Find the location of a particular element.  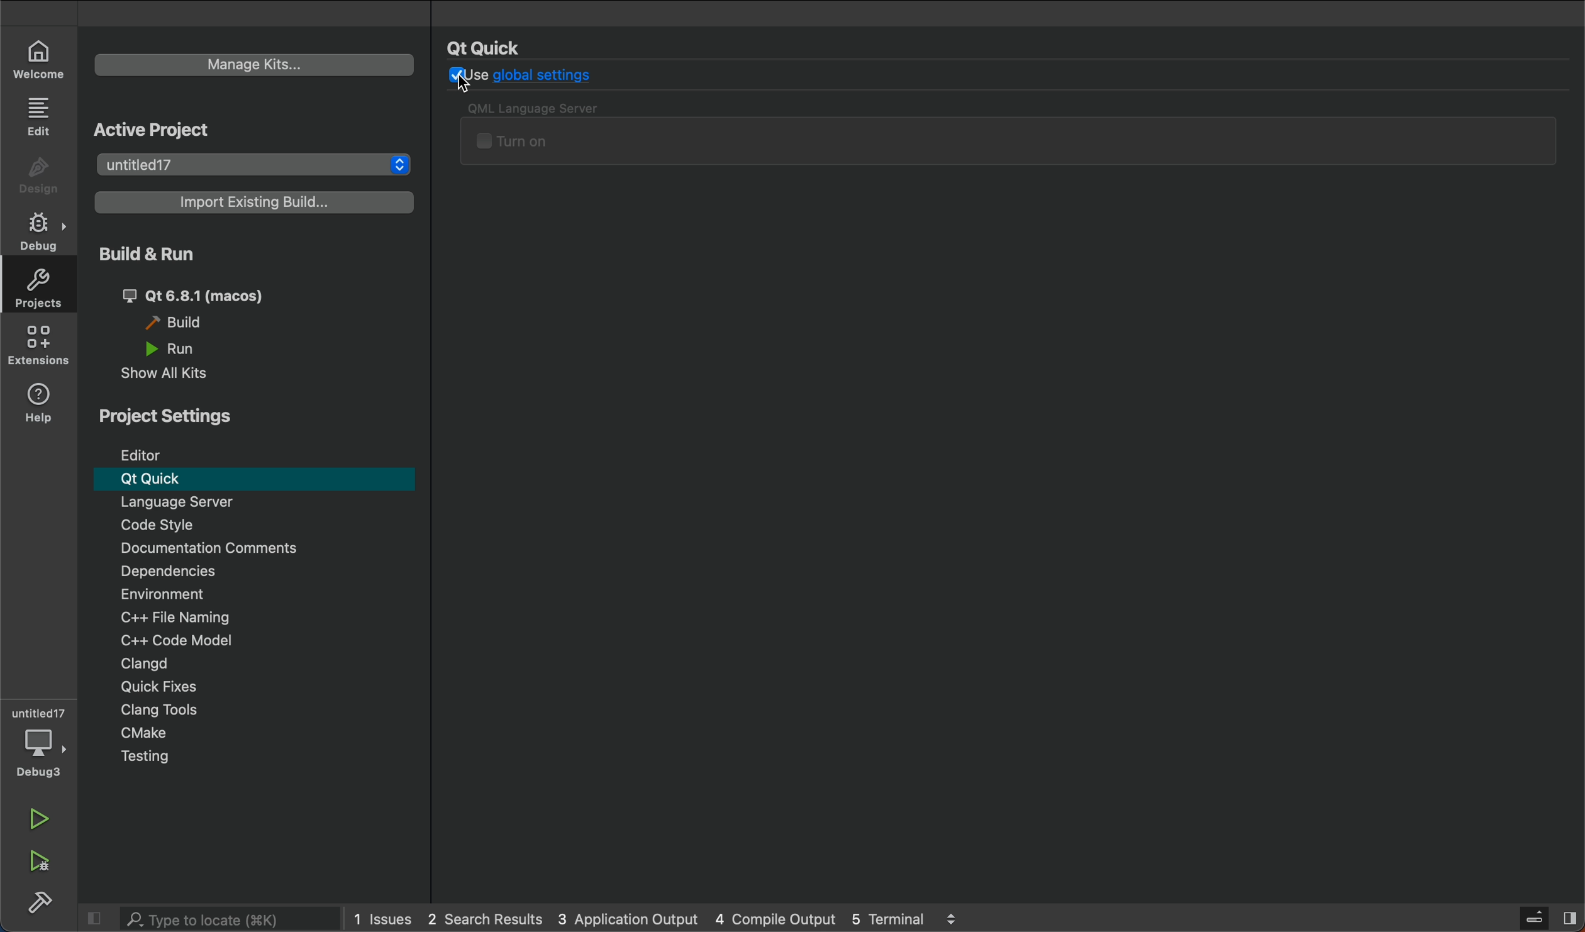

projects is located at coordinates (39, 291).